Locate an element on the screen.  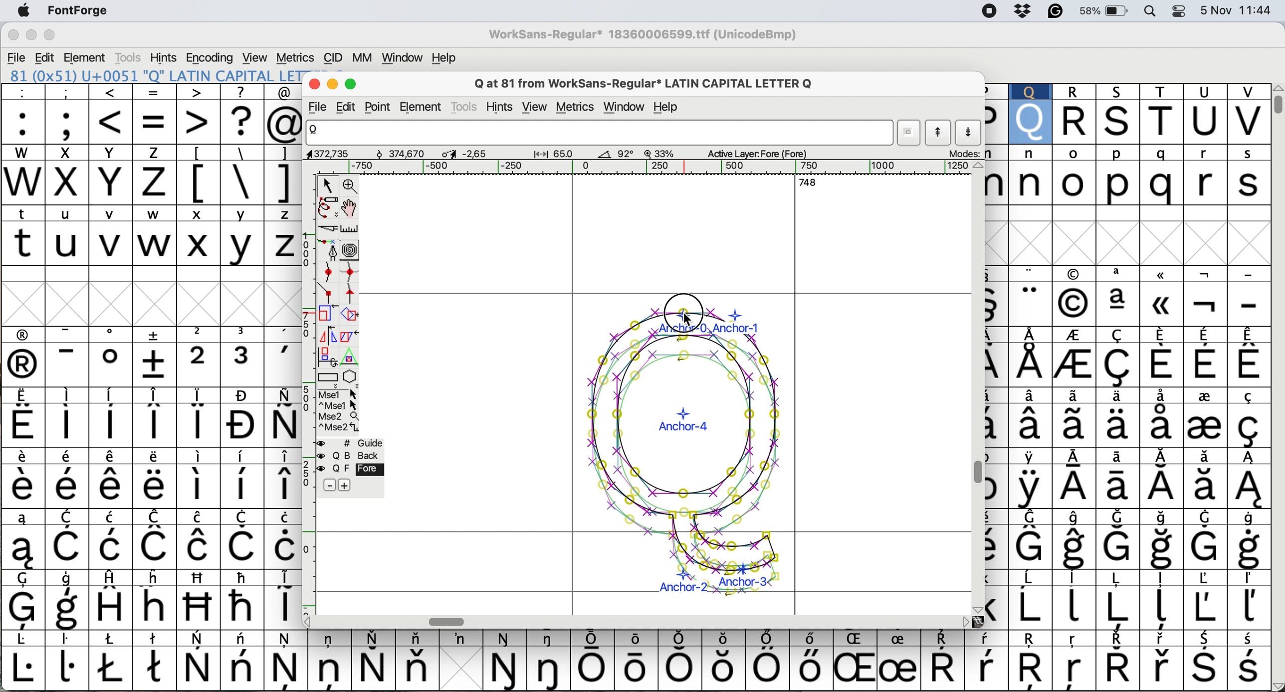
window is located at coordinates (625, 107).